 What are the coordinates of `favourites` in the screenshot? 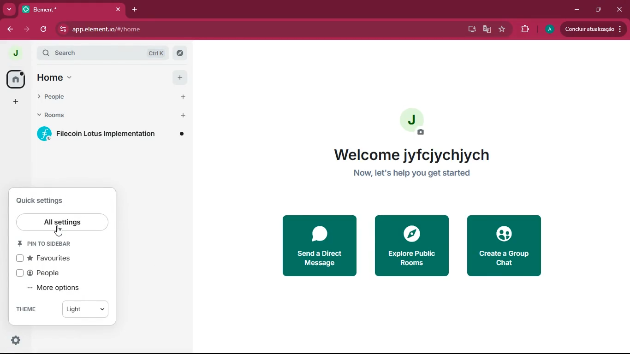 It's located at (53, 257).